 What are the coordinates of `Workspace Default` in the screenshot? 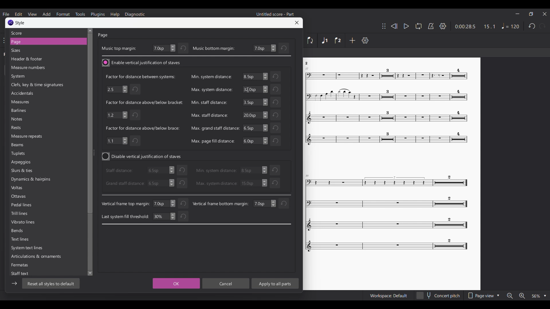 It's located at (388, 296).